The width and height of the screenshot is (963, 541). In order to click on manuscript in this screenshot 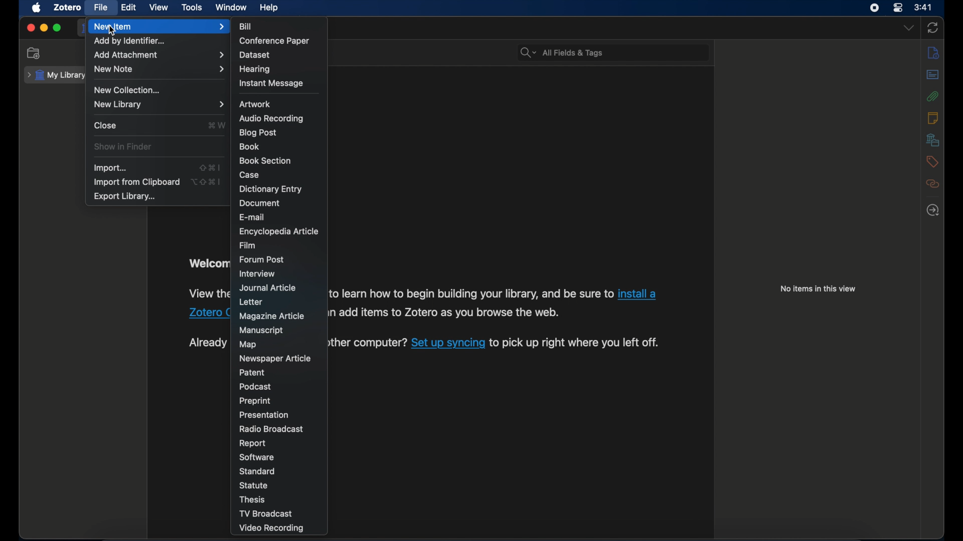, I will do `click(261, 331)`.